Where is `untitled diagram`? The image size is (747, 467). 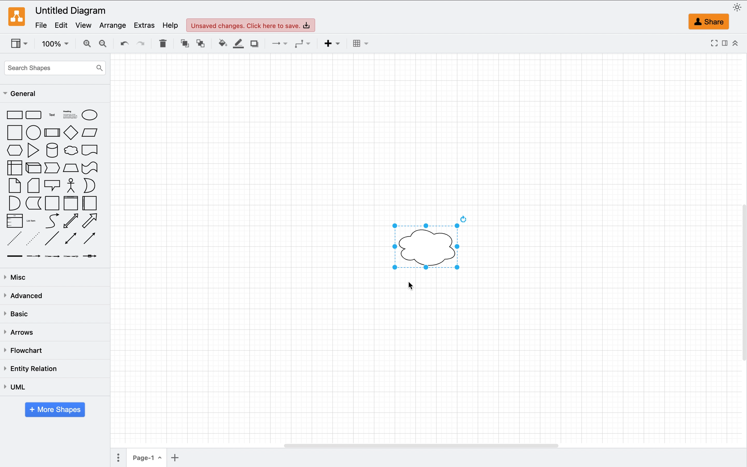
untitled diagram is located at coordinates (71, 9).